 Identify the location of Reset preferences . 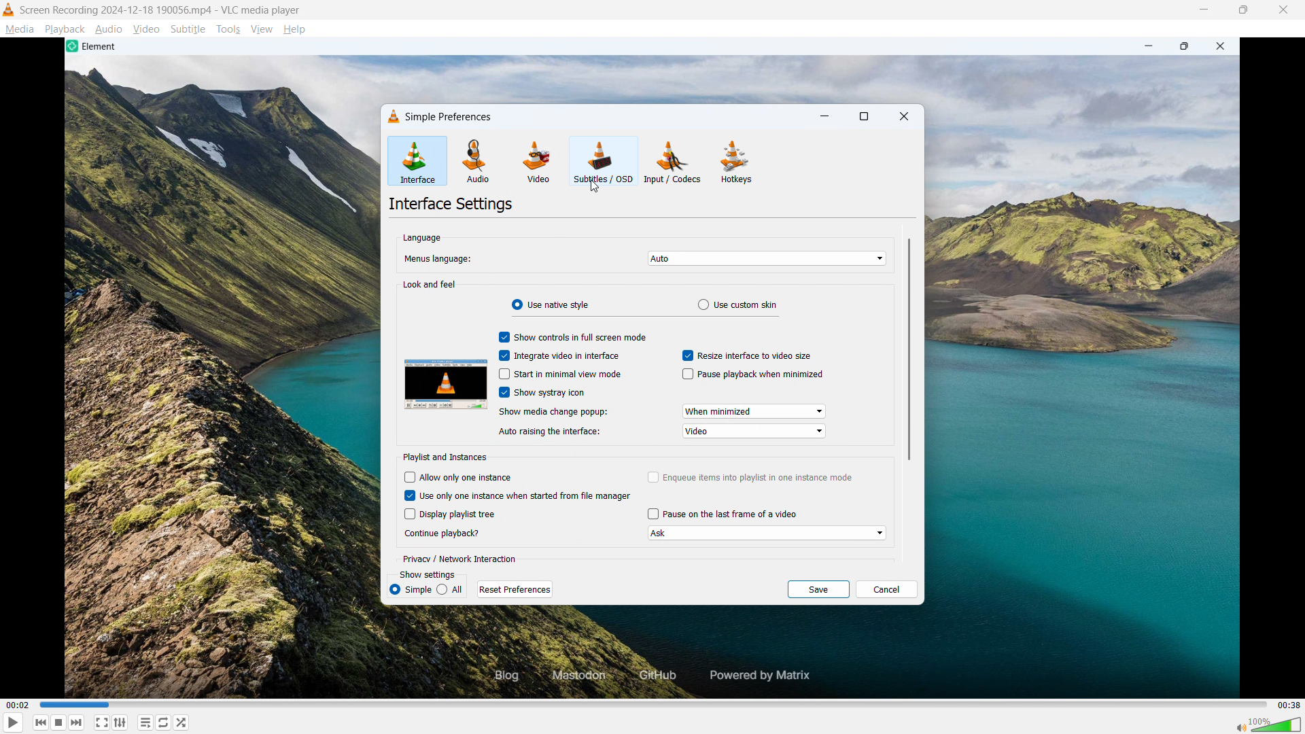
(515, 588).